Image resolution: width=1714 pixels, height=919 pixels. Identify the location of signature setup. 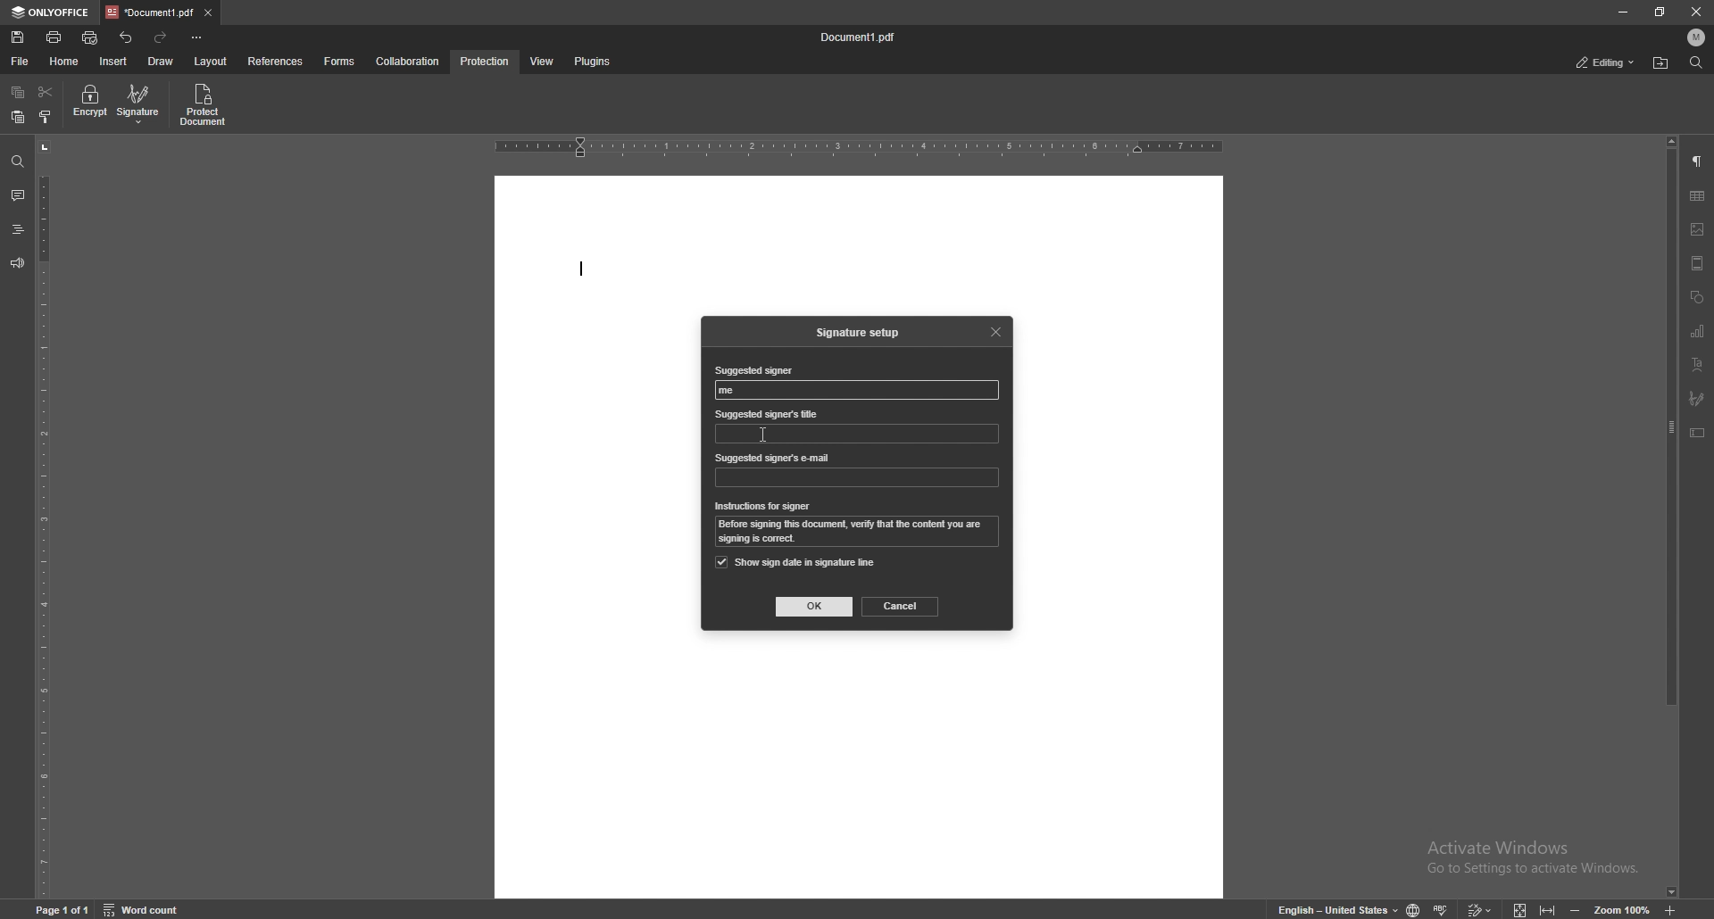
(861, 333).